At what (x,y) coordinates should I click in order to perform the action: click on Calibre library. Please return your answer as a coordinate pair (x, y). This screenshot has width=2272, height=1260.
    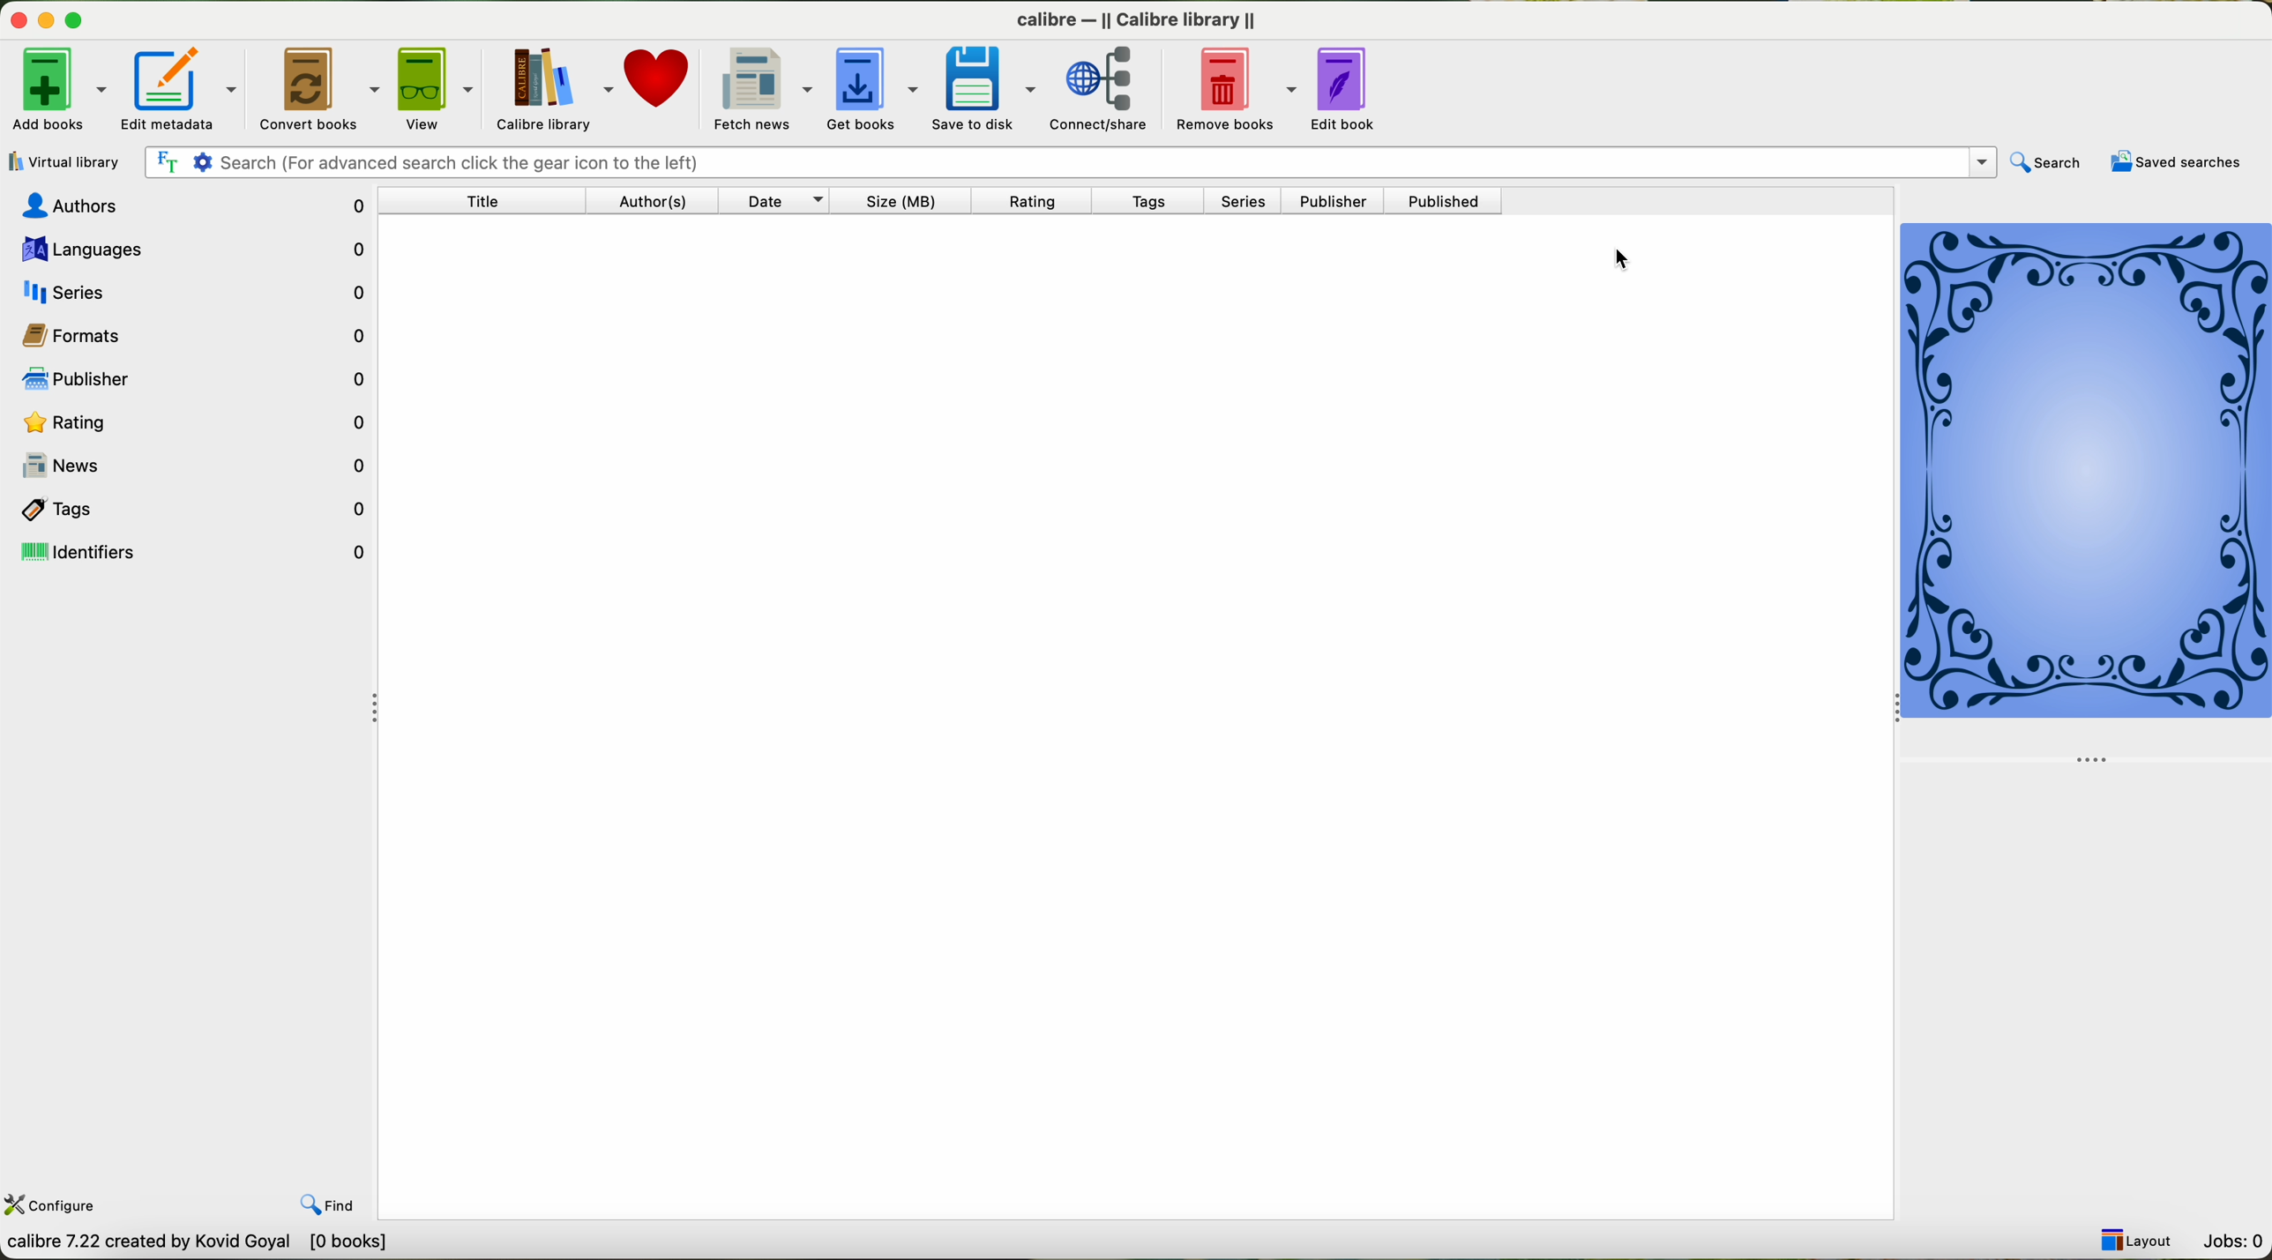
    Looking at the image, I should click on (548, 90).